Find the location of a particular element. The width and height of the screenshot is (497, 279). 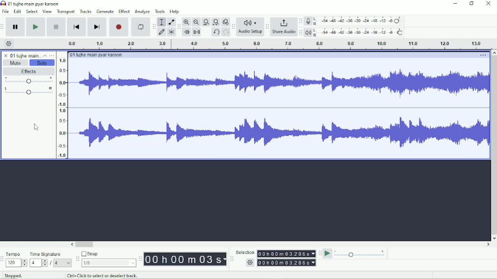

Generate is located at coordinates (106, 11).